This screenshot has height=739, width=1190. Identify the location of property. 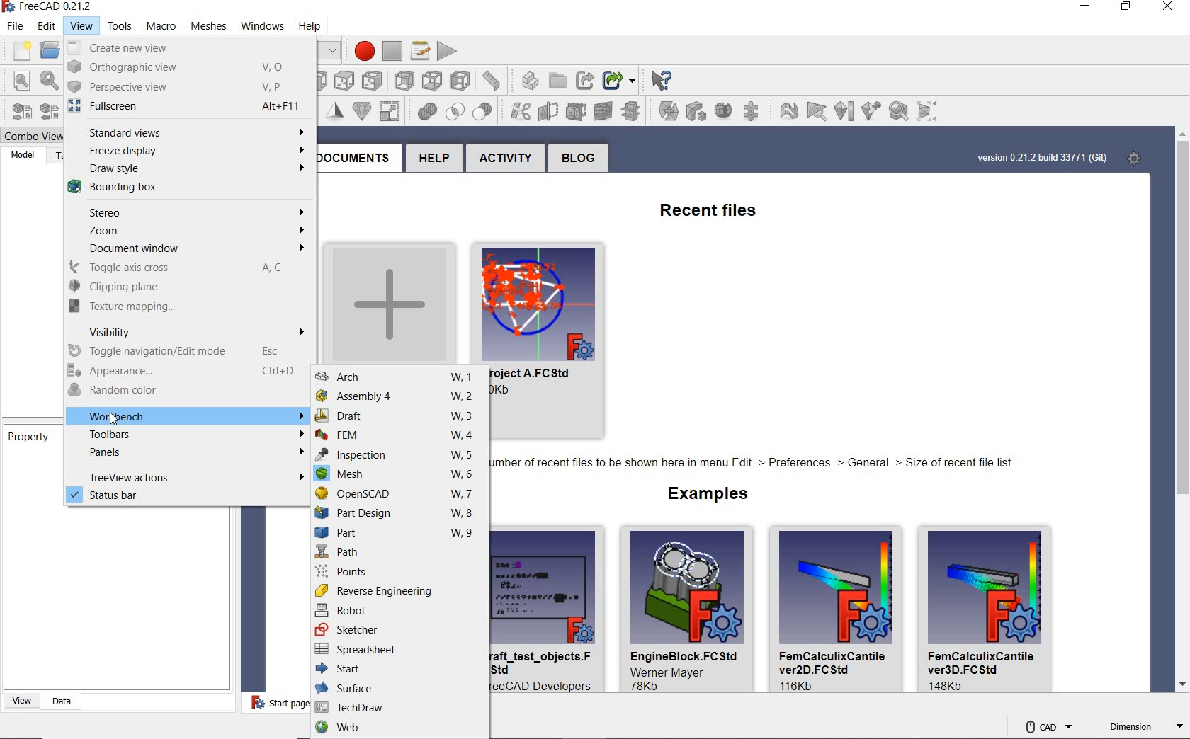
(28, 439).